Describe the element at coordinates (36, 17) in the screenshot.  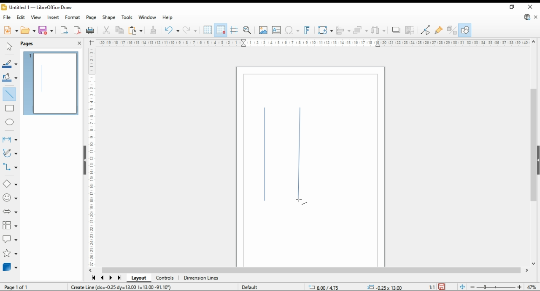
I see `view` at that location.